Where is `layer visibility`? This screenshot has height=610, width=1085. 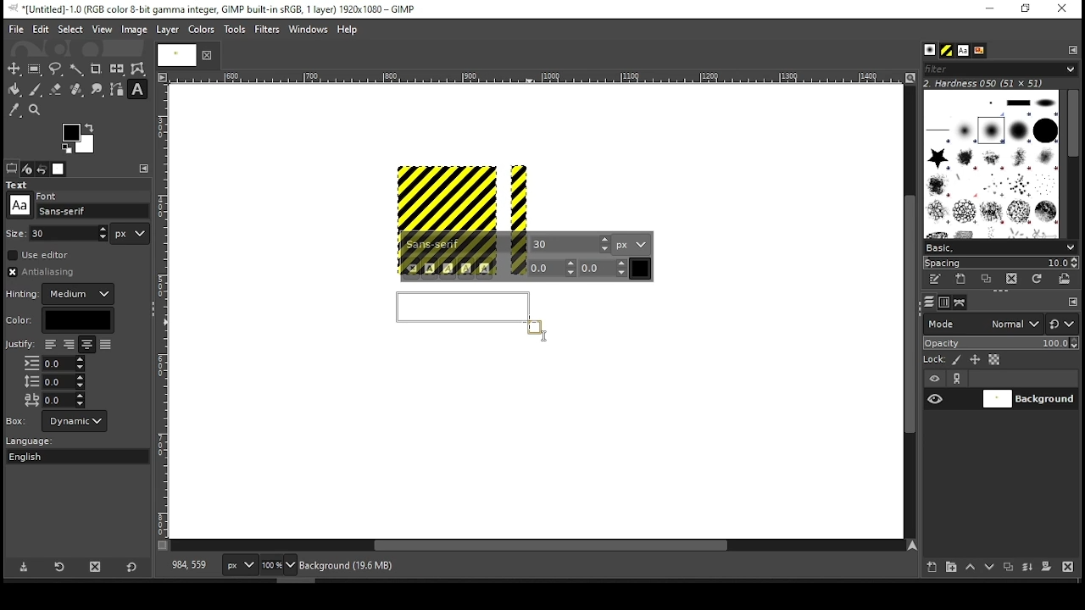
layer visibility is located at coordinates (935, 379).